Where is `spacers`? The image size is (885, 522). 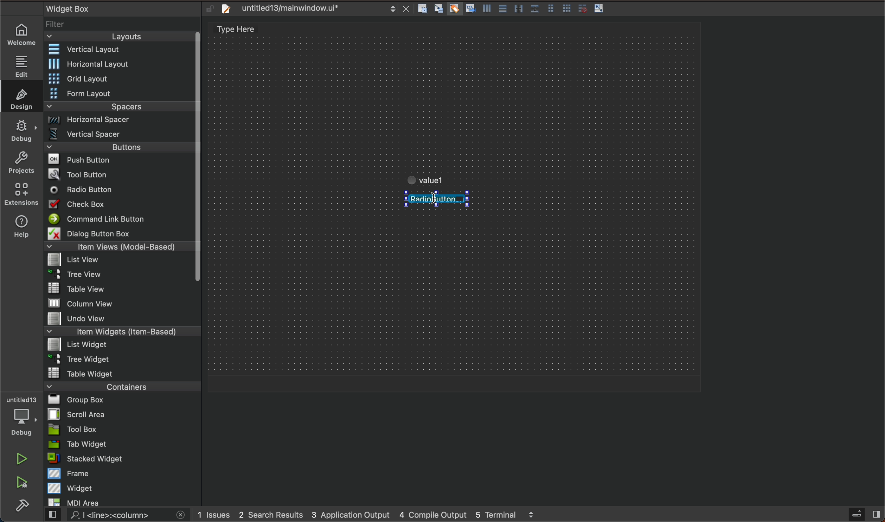 spacers is located at coordinates (120, 109).